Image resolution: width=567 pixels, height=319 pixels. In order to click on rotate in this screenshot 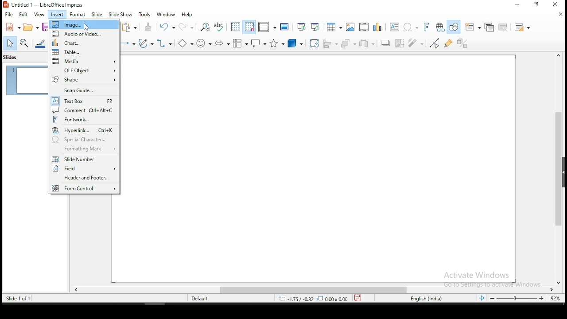, I will do `click(314, 43)`.